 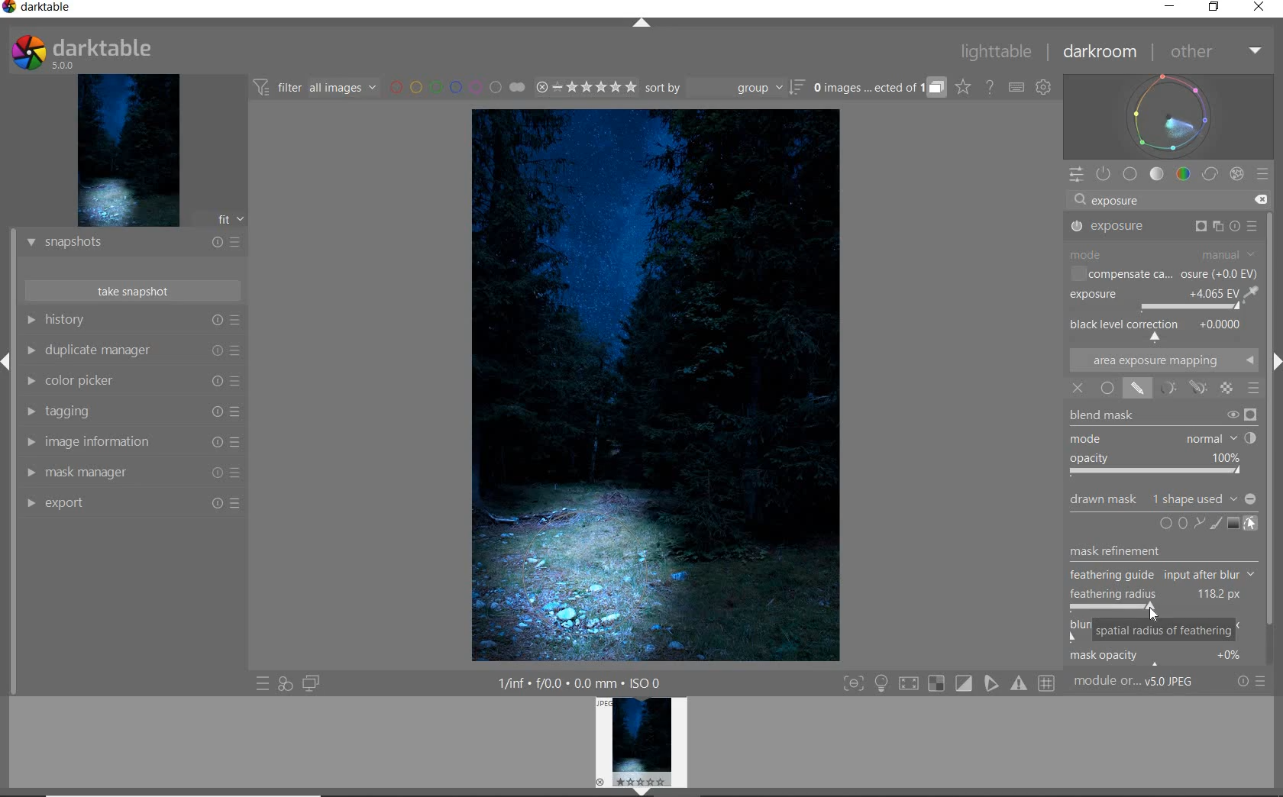 What do you see at coordinates (1163, 273) in the screenshot?
I see `COMPENSATE CA...OSURE` at bounding box center [1163, 273].